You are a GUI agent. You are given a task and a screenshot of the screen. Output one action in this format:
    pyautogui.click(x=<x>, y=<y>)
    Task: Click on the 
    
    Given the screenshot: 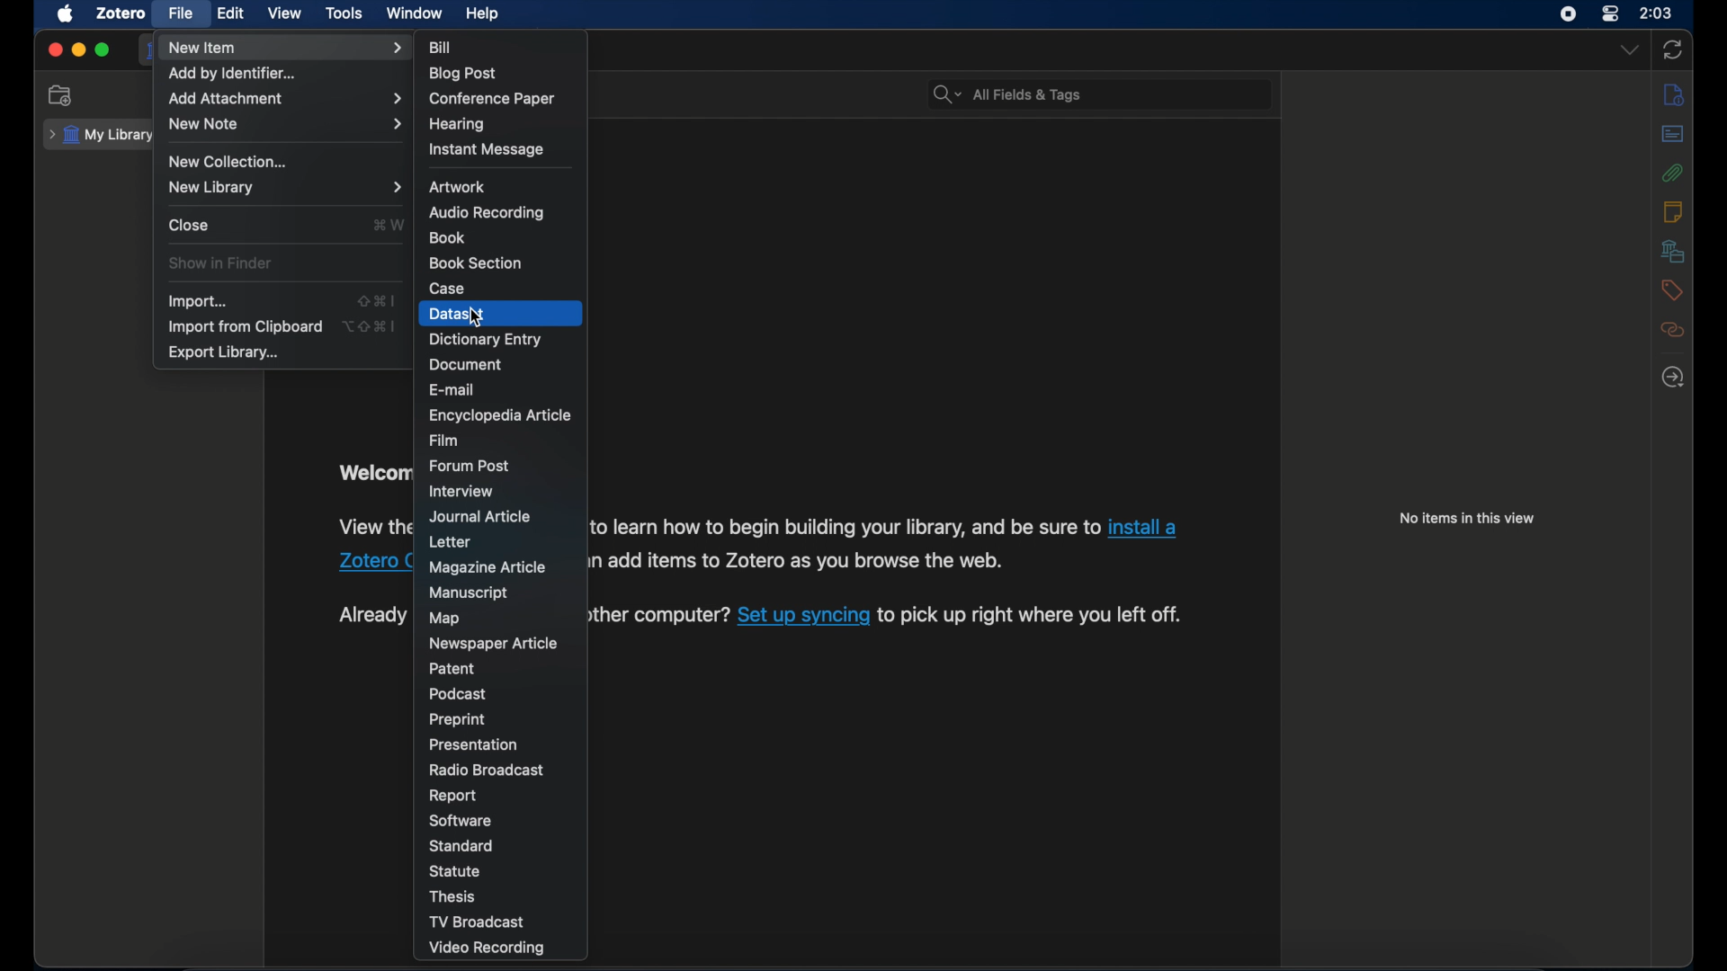 What is the action you would take?
    pyautogui.click(x=801, y=615)
    